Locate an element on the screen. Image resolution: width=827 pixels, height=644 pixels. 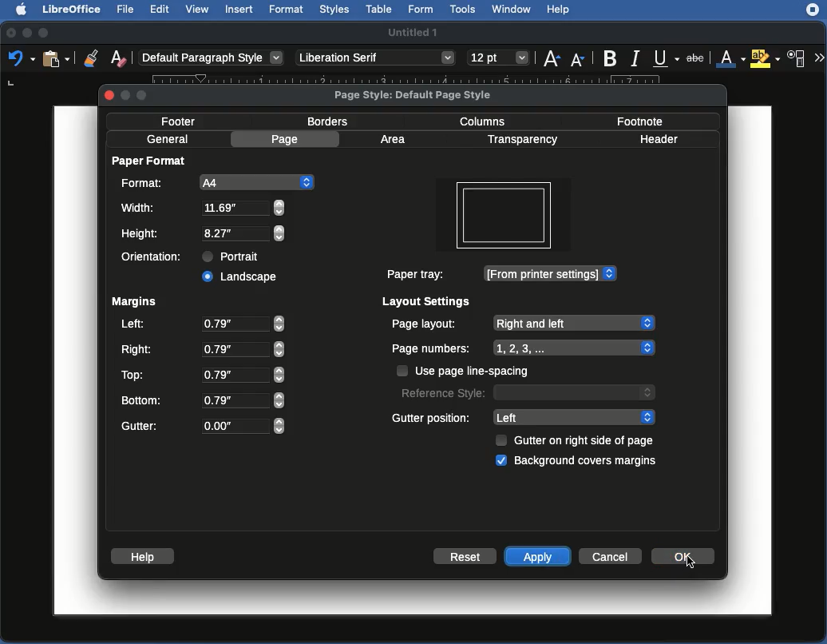
Orientation  is located at coordinates (153, 258).